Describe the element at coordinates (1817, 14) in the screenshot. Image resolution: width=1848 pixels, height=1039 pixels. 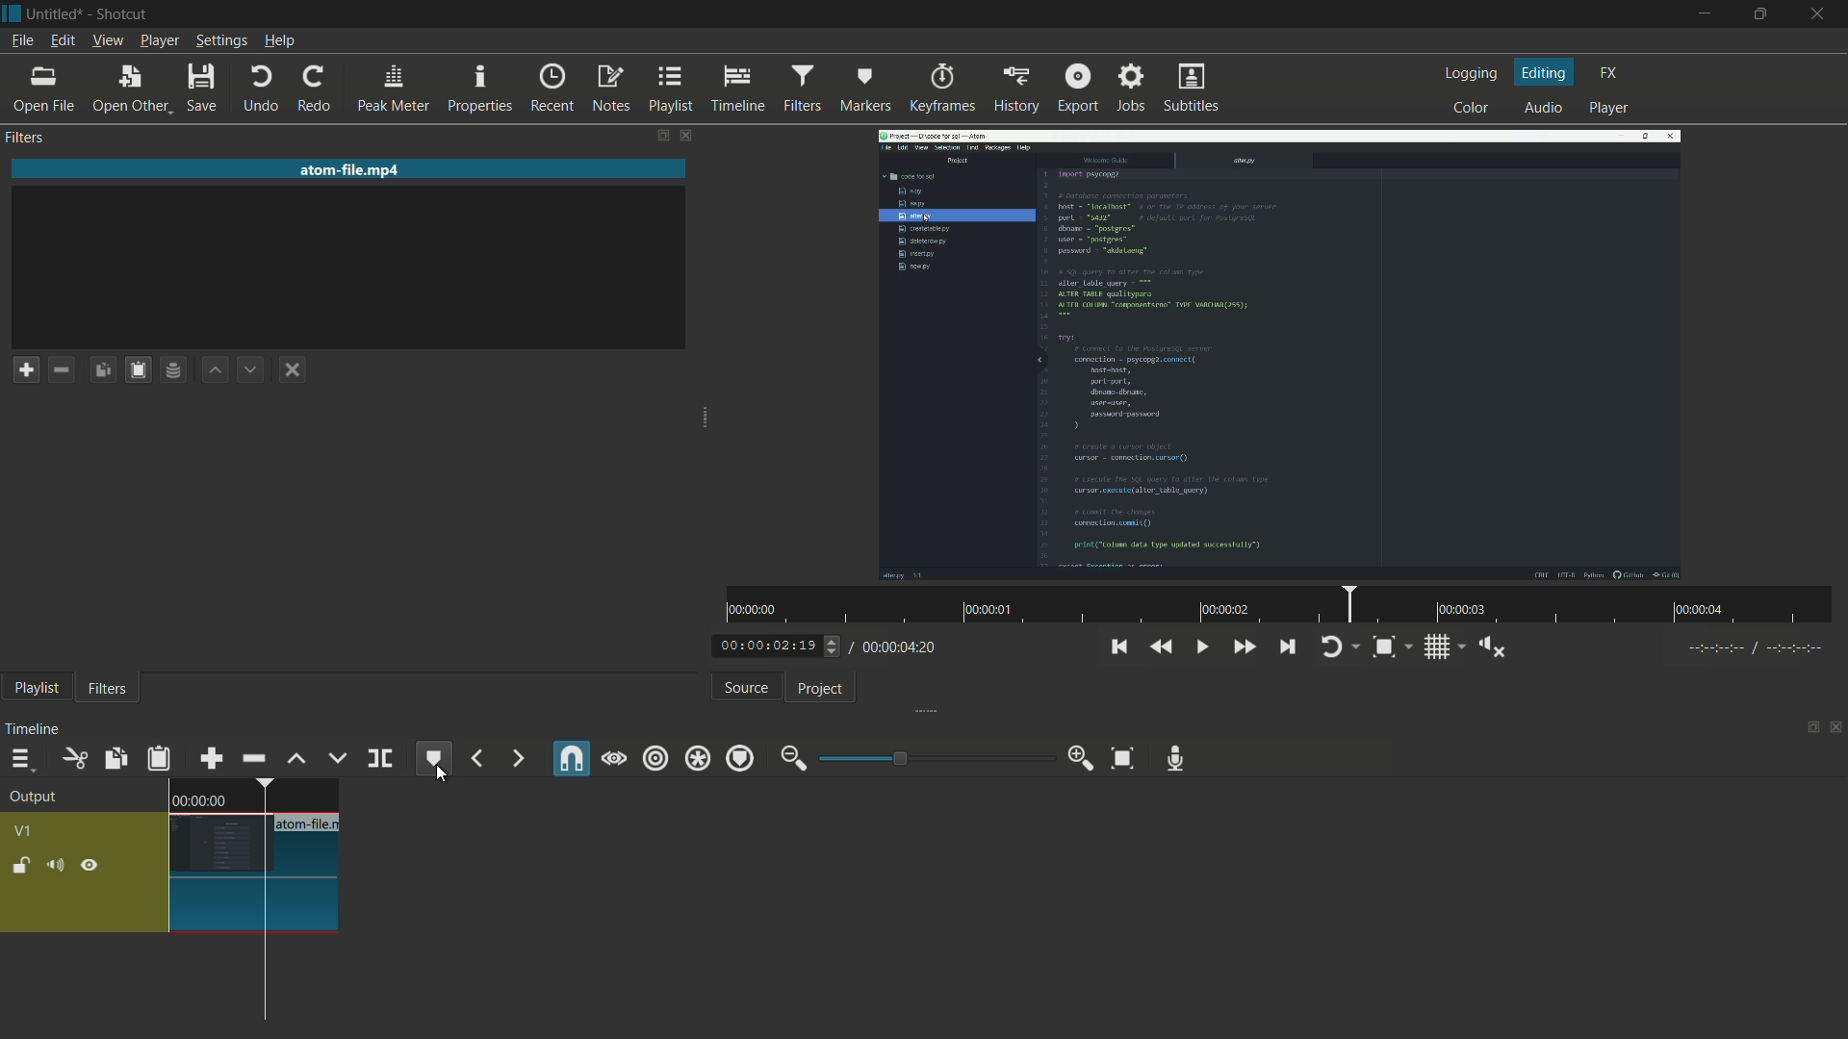
I see `close window` at that location.